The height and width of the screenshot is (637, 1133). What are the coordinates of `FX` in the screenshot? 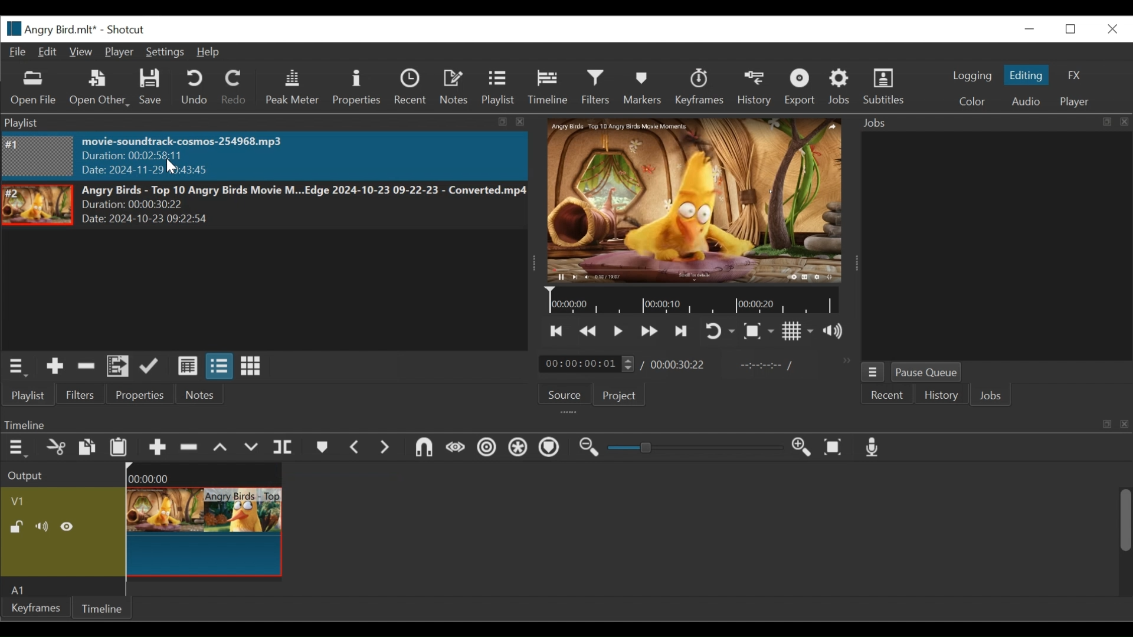 It's located at (1075, 77).